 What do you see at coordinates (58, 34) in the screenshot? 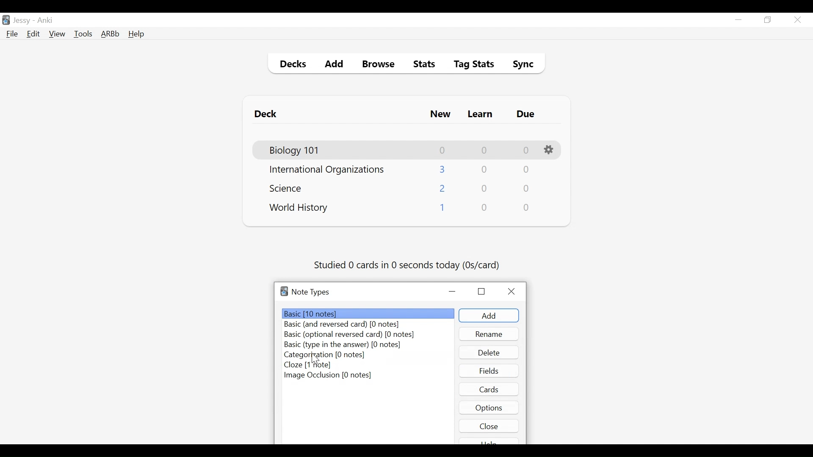
I see `View` at bounding box center [58, 34].